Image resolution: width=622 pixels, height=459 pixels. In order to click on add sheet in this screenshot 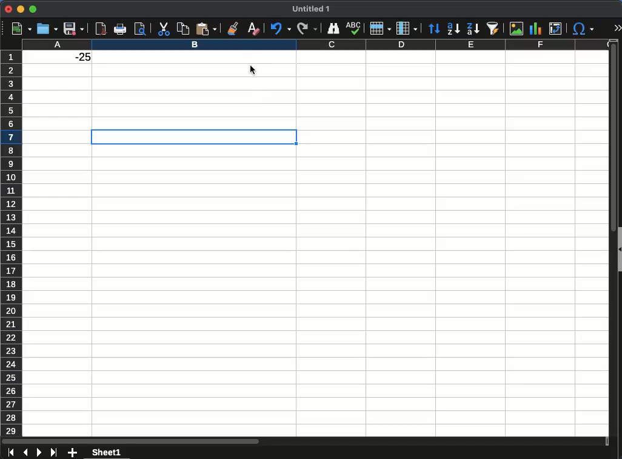, I will do `click(73, 452)`.